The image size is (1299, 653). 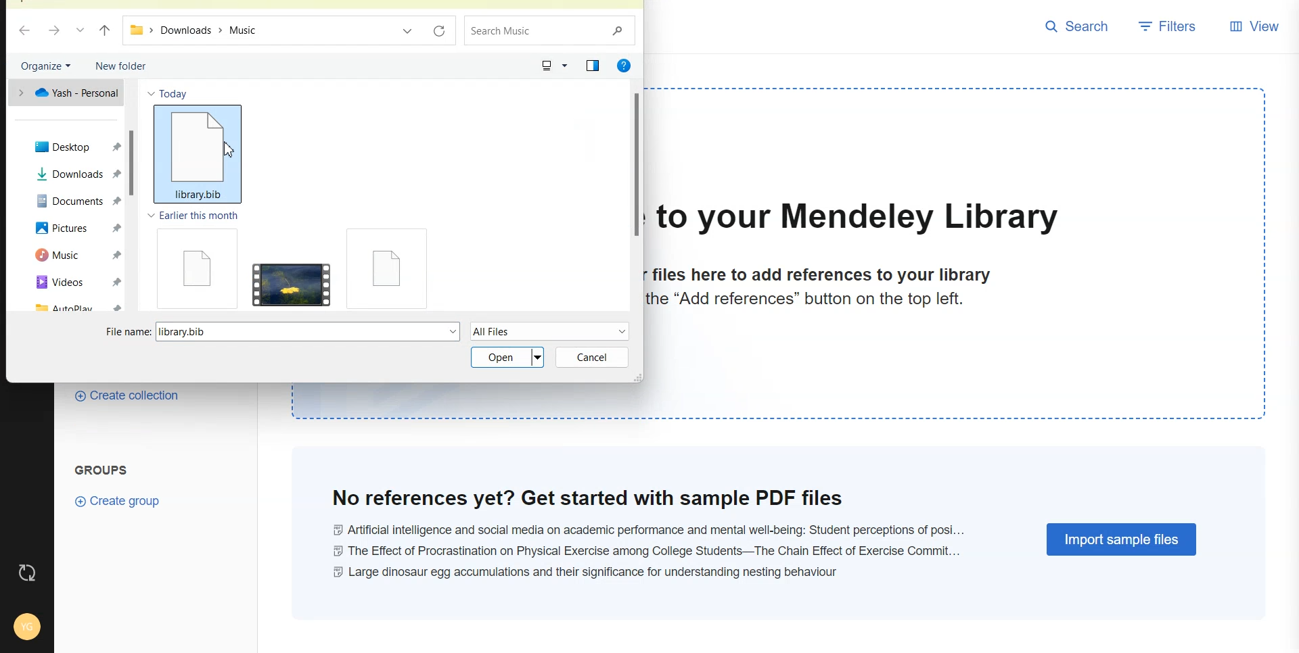 What do you see at coordinates (391, 271) in the screenshot?
I see `File` at bounding box center [391, 271].